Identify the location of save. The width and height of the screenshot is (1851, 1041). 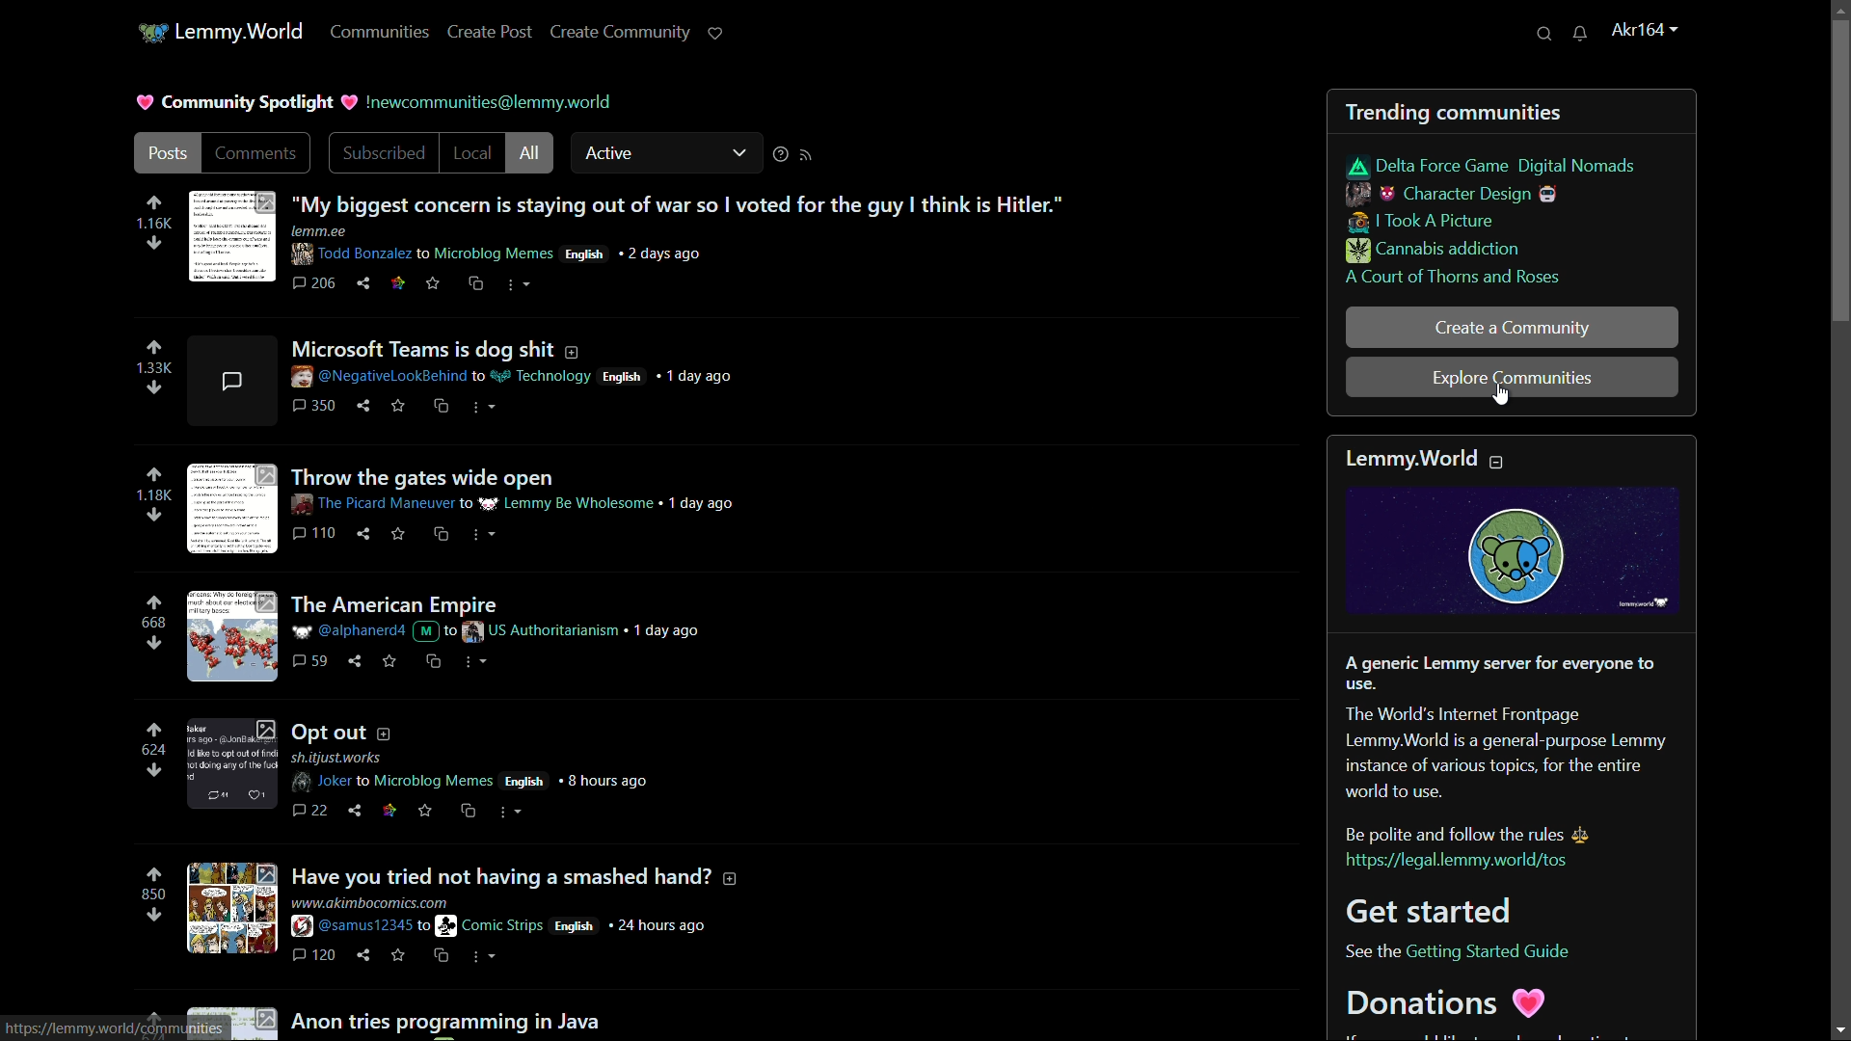
(428, 809).